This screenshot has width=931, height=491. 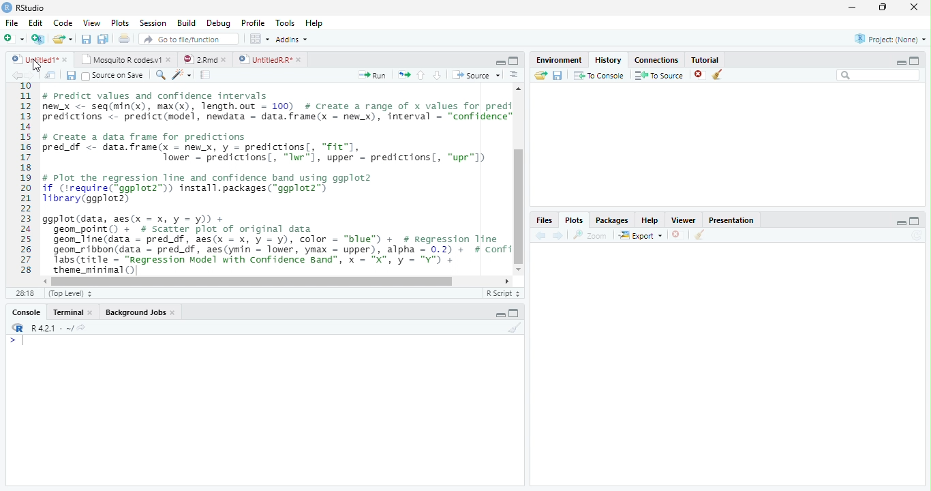 What do you see at coordinates (63, 23) in the screenshot?
I see `Code` at bounding box center [63, 23].